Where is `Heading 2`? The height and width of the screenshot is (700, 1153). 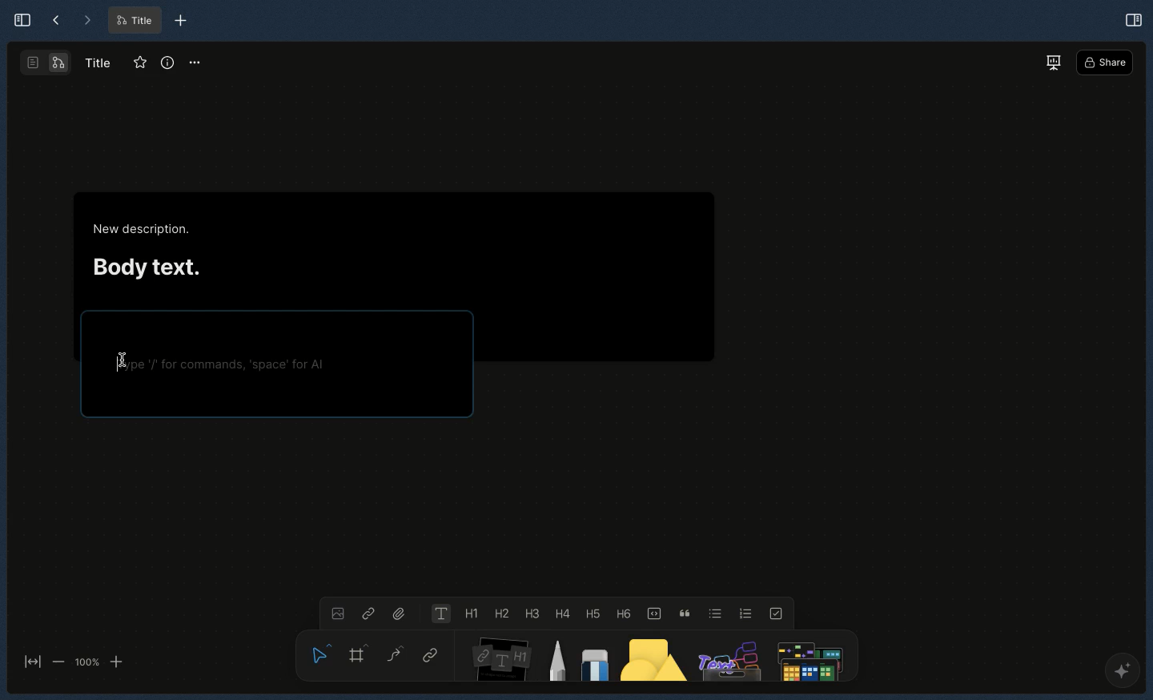
Heading 2 is located at coordinates (501, 613).